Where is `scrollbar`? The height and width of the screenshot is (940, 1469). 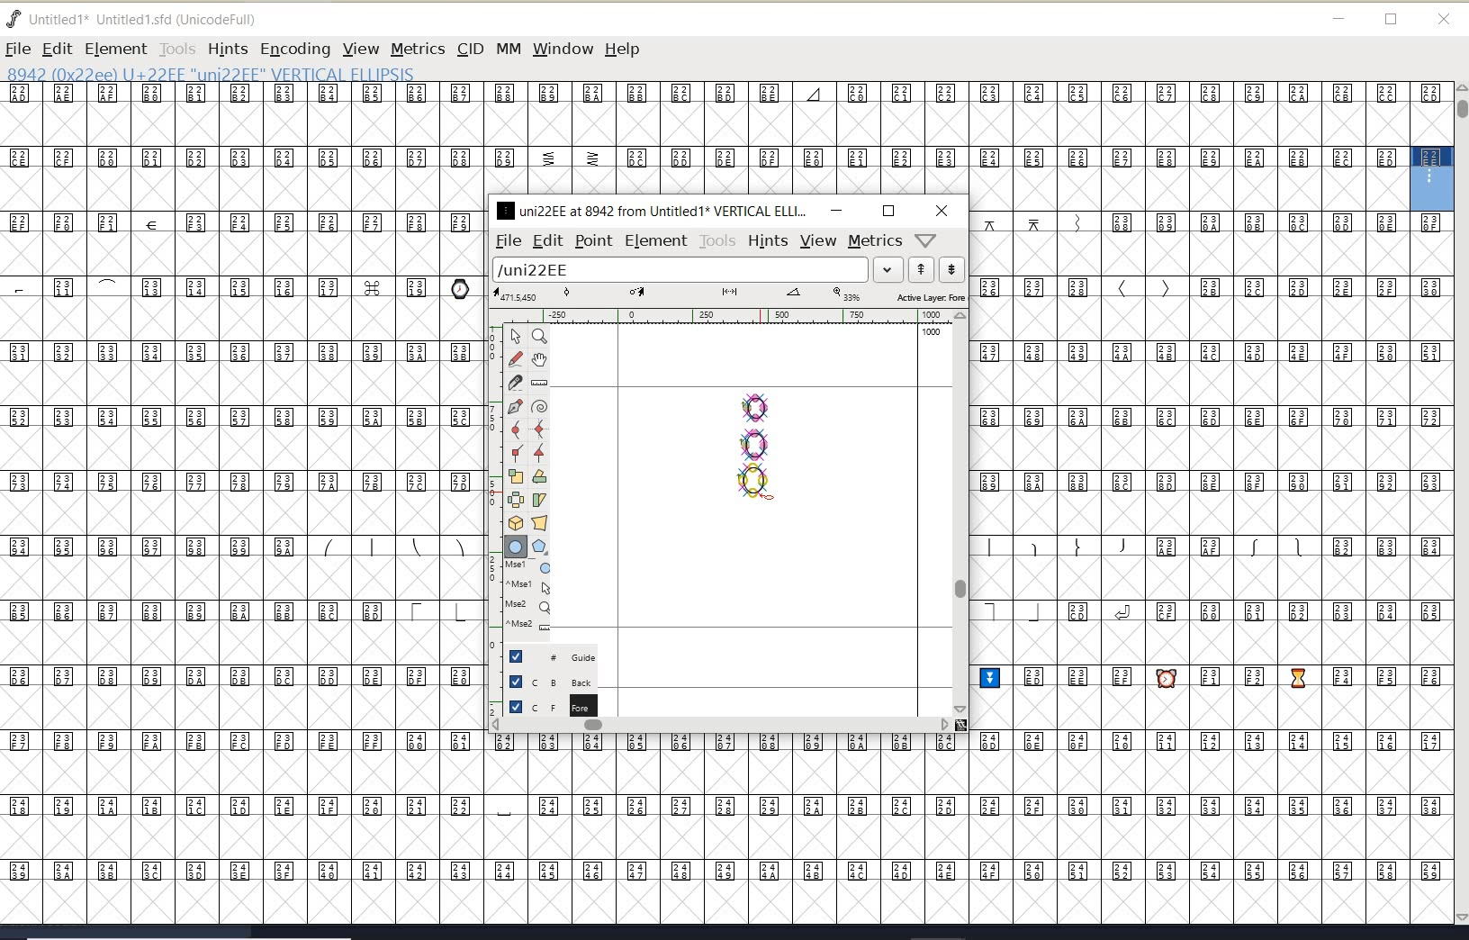 scrollbar is located at coordinates (959, 512).